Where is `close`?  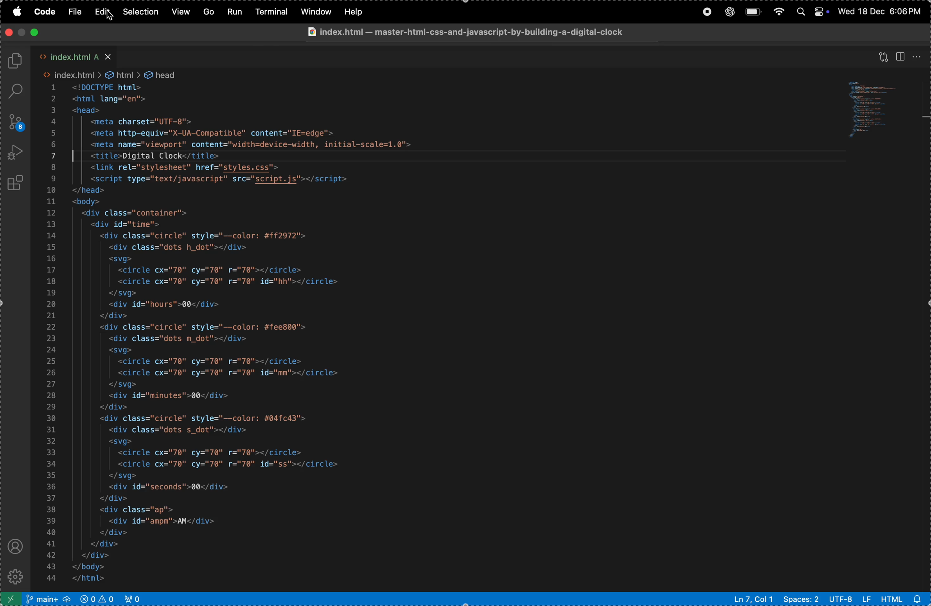 close is located at coordinates (34, 32).